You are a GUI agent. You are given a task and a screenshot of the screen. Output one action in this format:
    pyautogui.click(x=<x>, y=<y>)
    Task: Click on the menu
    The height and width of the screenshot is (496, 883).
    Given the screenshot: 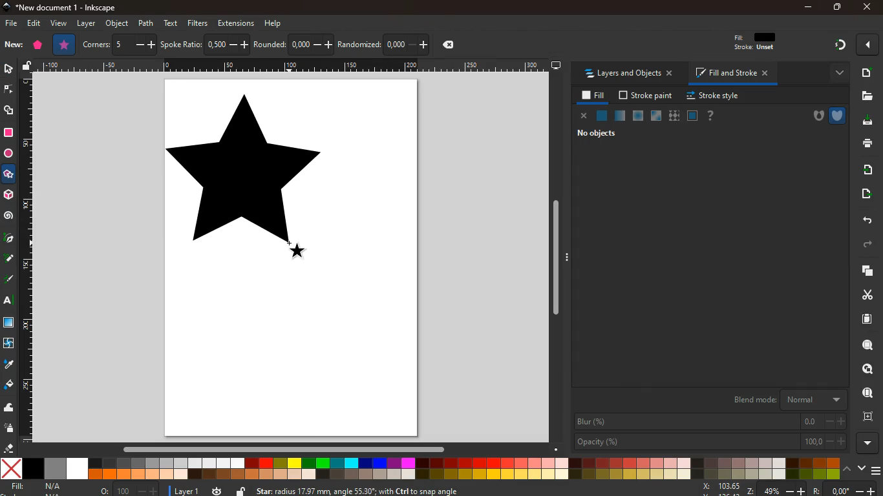 What is the action you would take?
    pyautogui.click(x=877, y=470)
    